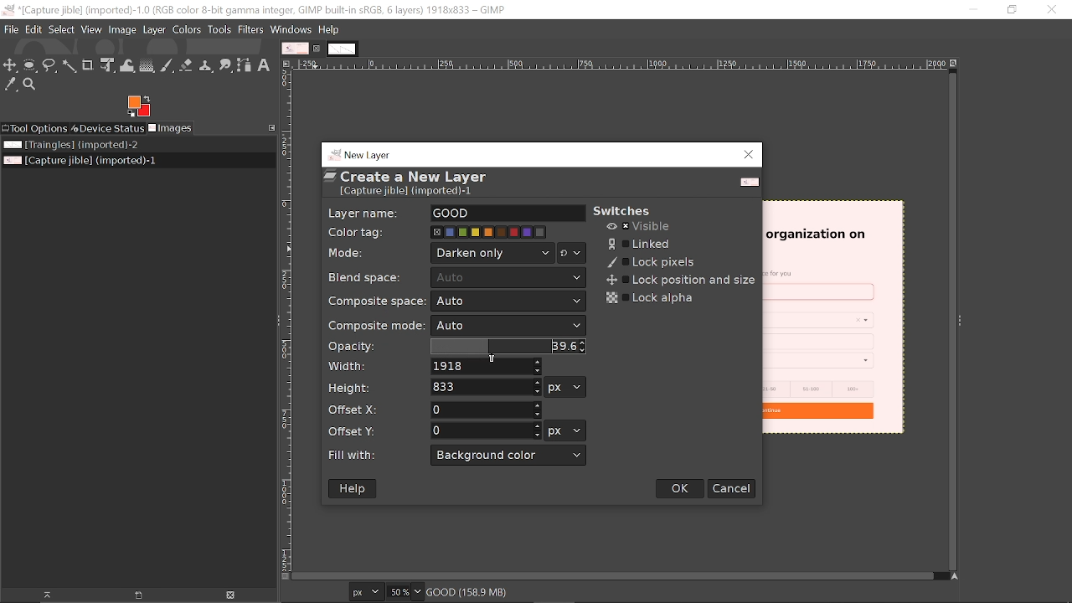 Image resolution: width=1072 pixels, height=603 pixels. What do you see at coordinates (361, 230) in the screenshot?
I see `Color tag:` at bounding box center [361, 230].